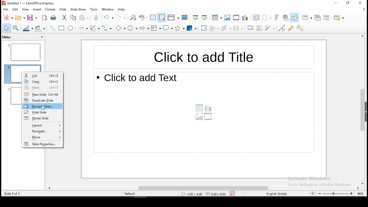  What do you see at coordinates (360, 193) in the screenshot?
I see `zoom level` at bounding box center [360, 193].